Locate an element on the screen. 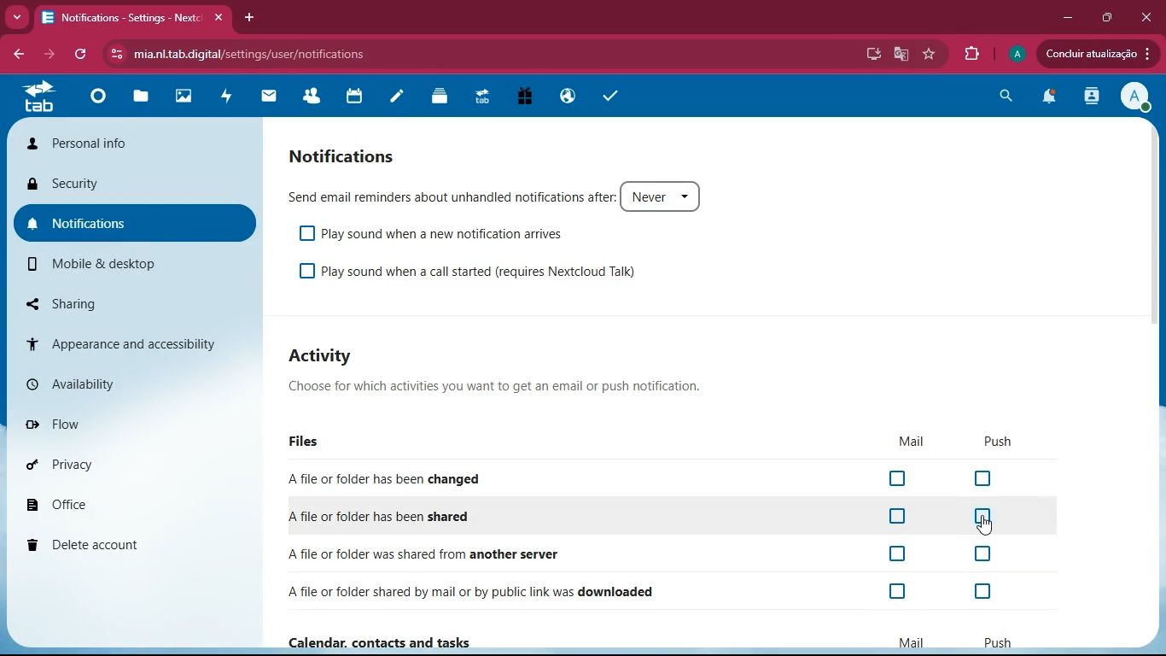 This screenshot has height=656, width=1166. mail is located at coordinates (915, 641).